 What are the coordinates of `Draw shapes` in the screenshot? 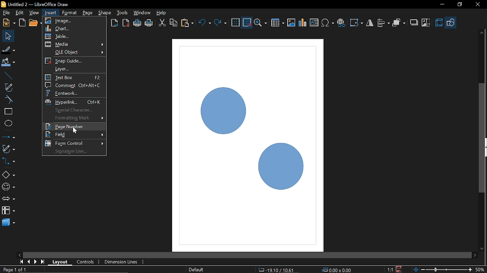 It's located at (451, 23).